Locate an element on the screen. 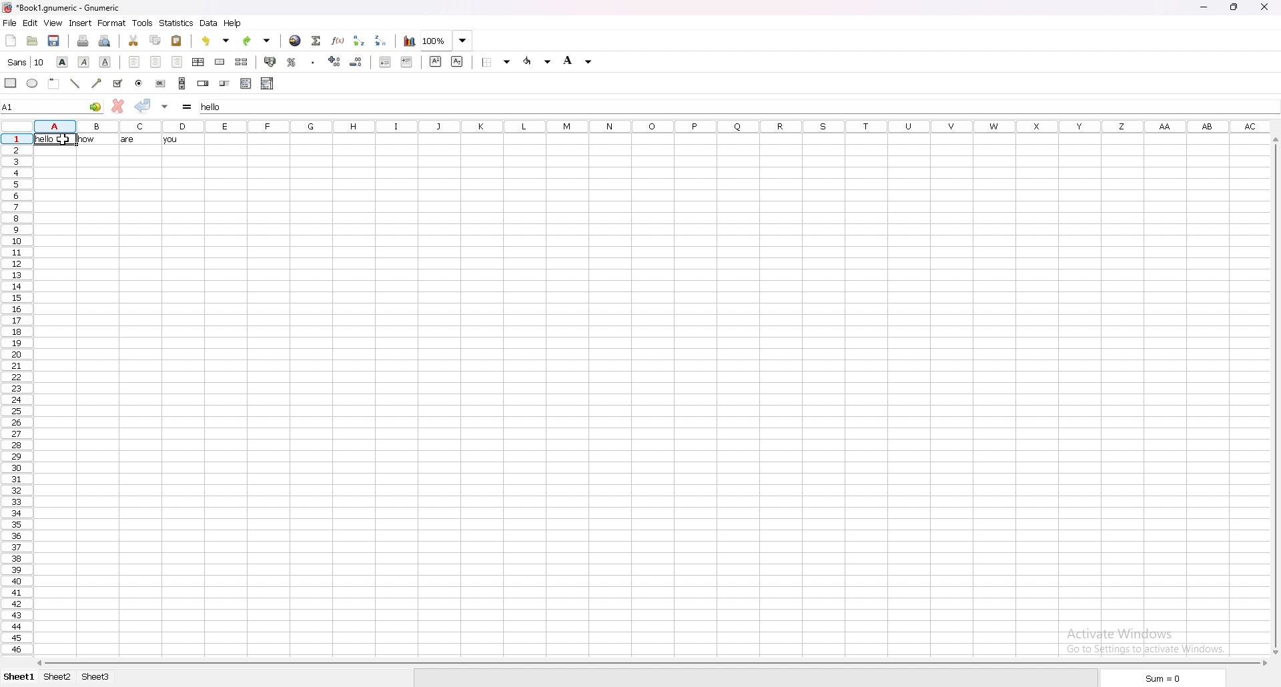 The height and width of the screenshot is (687, 1281). scroll bar is located at coordinates (1274, 395).